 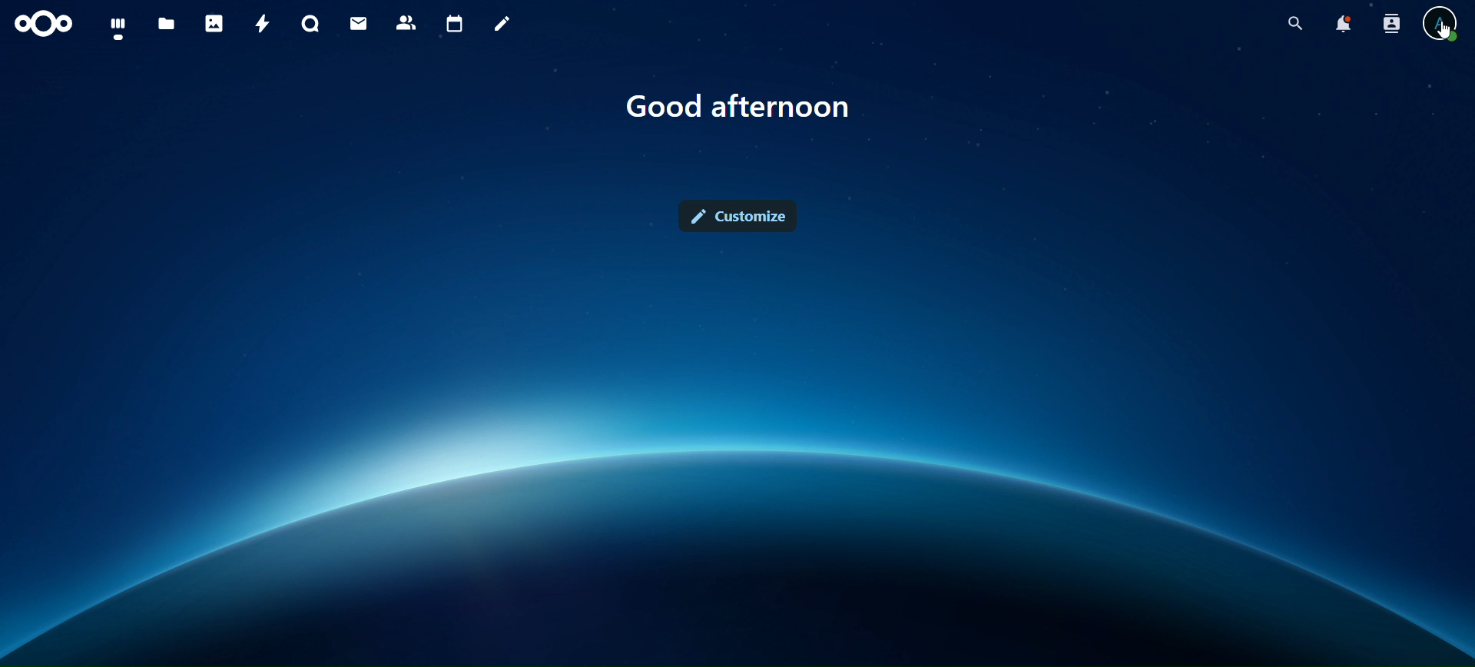 I want to click on notes, so click(x=505, y=25).